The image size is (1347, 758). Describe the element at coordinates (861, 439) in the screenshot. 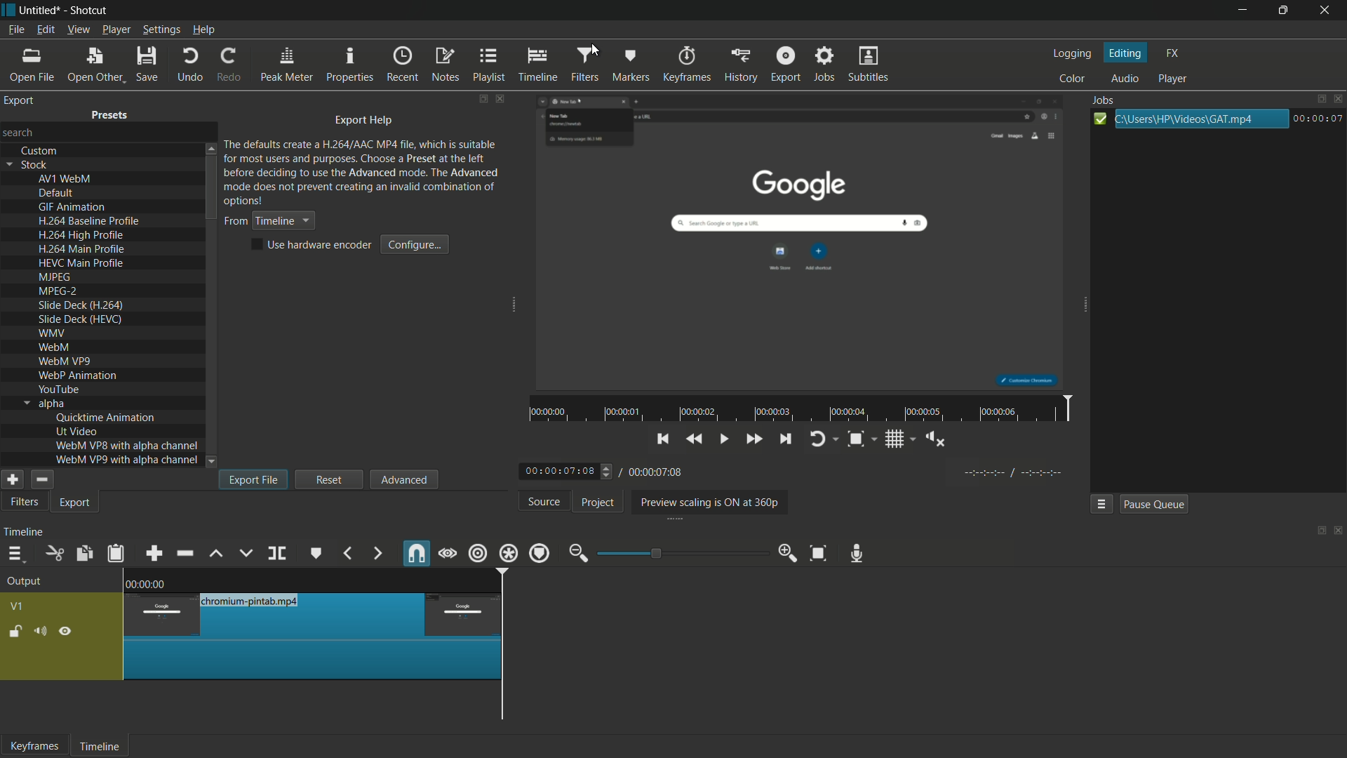

I see `toggle zoom` at that location.